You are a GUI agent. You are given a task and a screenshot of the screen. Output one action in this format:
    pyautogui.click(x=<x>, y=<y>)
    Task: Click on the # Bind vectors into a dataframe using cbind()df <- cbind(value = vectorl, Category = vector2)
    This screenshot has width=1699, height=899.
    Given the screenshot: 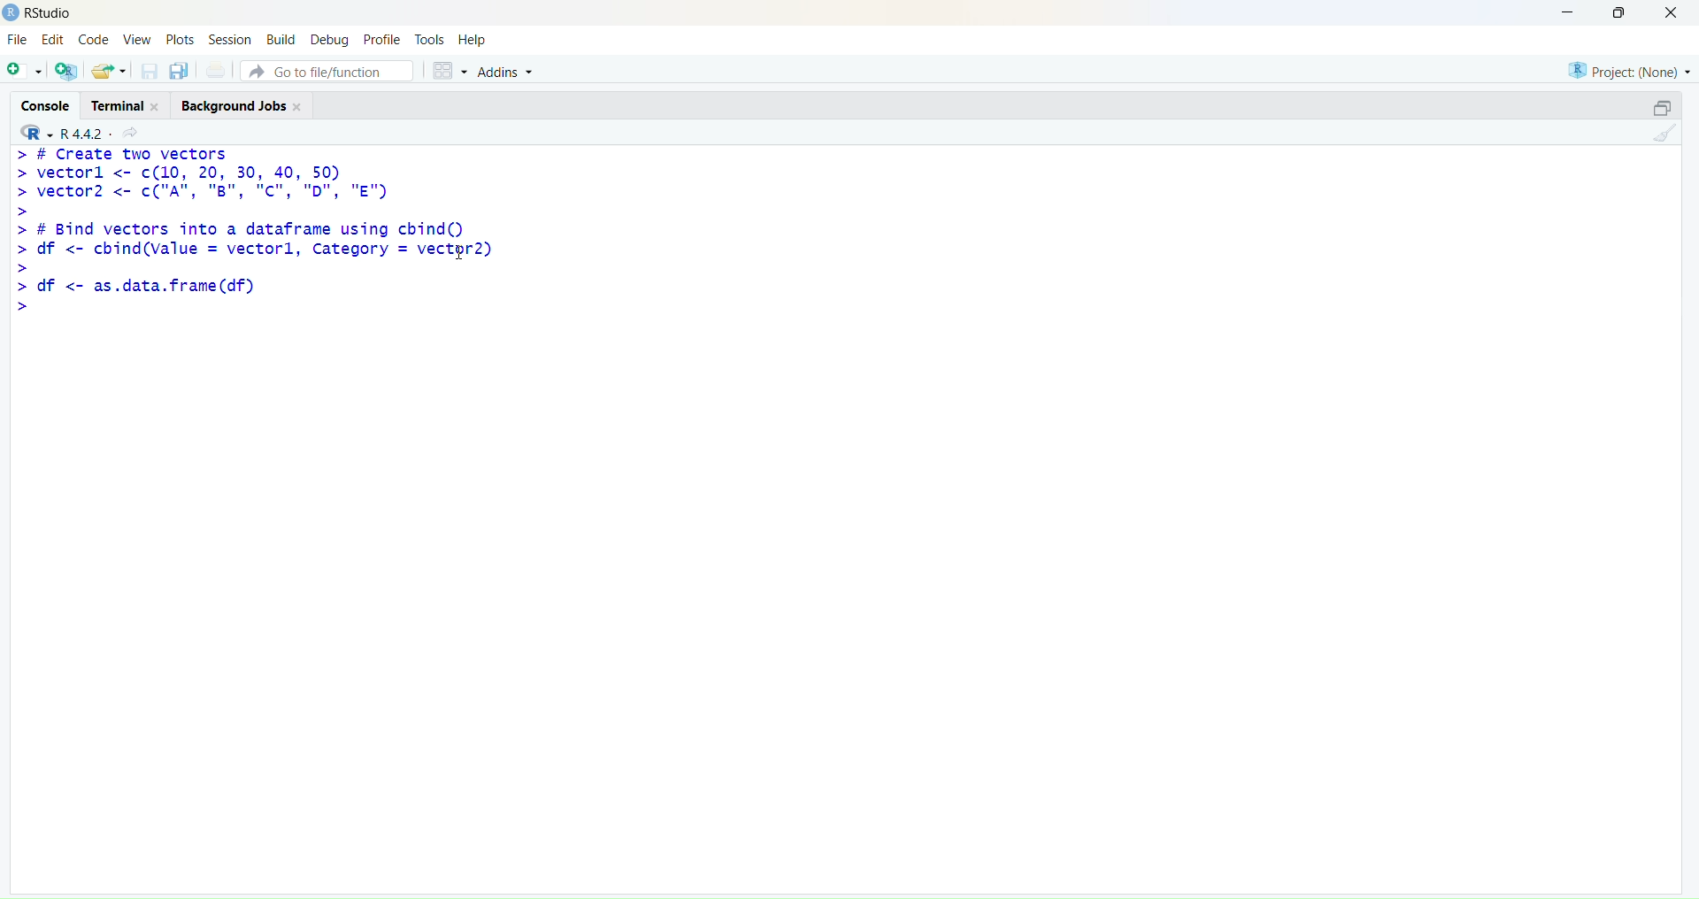 What is the action you would take?
    pyautogui.click(x=253, y=247)
    